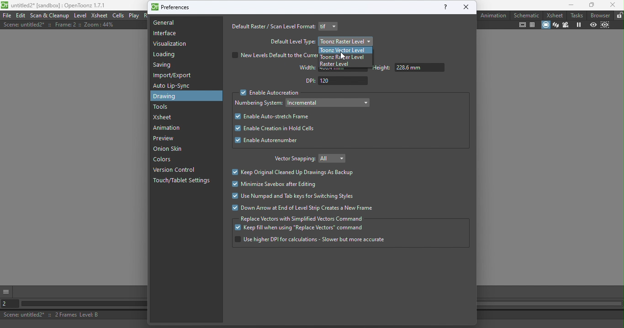  Describe the element at coordinates (444, 7) in the screenshot. I see `help` at that location.